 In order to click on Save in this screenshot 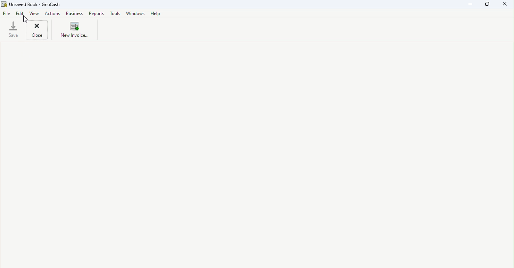, I will do `click(14, 30)`.